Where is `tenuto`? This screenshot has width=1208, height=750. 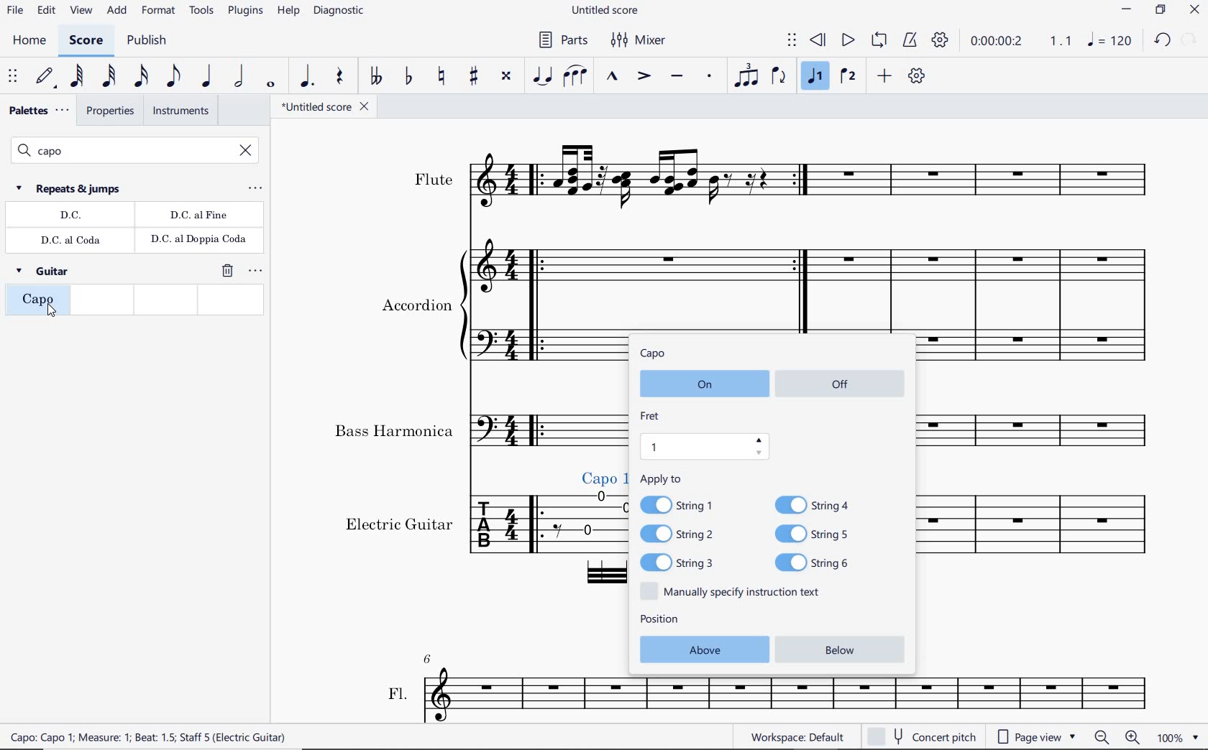 tenuto is located at coordinates (678, 77).